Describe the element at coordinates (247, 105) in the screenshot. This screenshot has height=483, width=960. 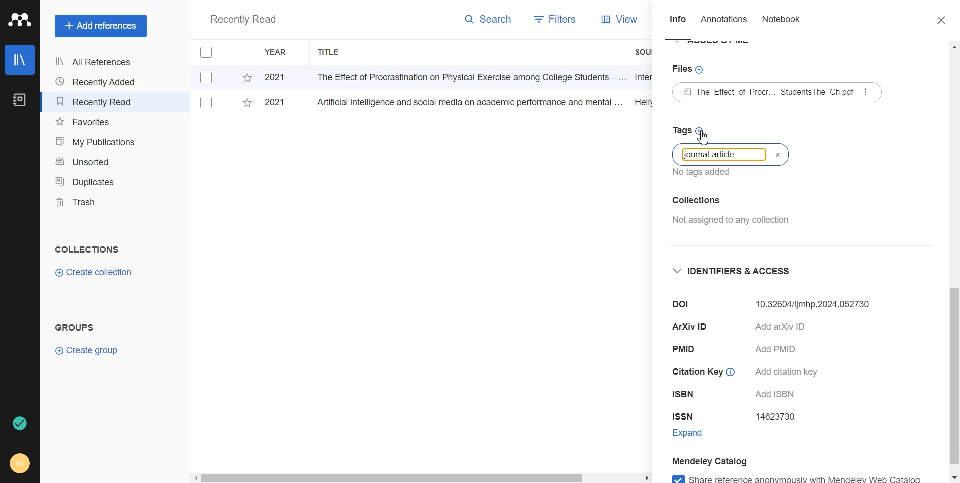
I see `Starred` at that location.